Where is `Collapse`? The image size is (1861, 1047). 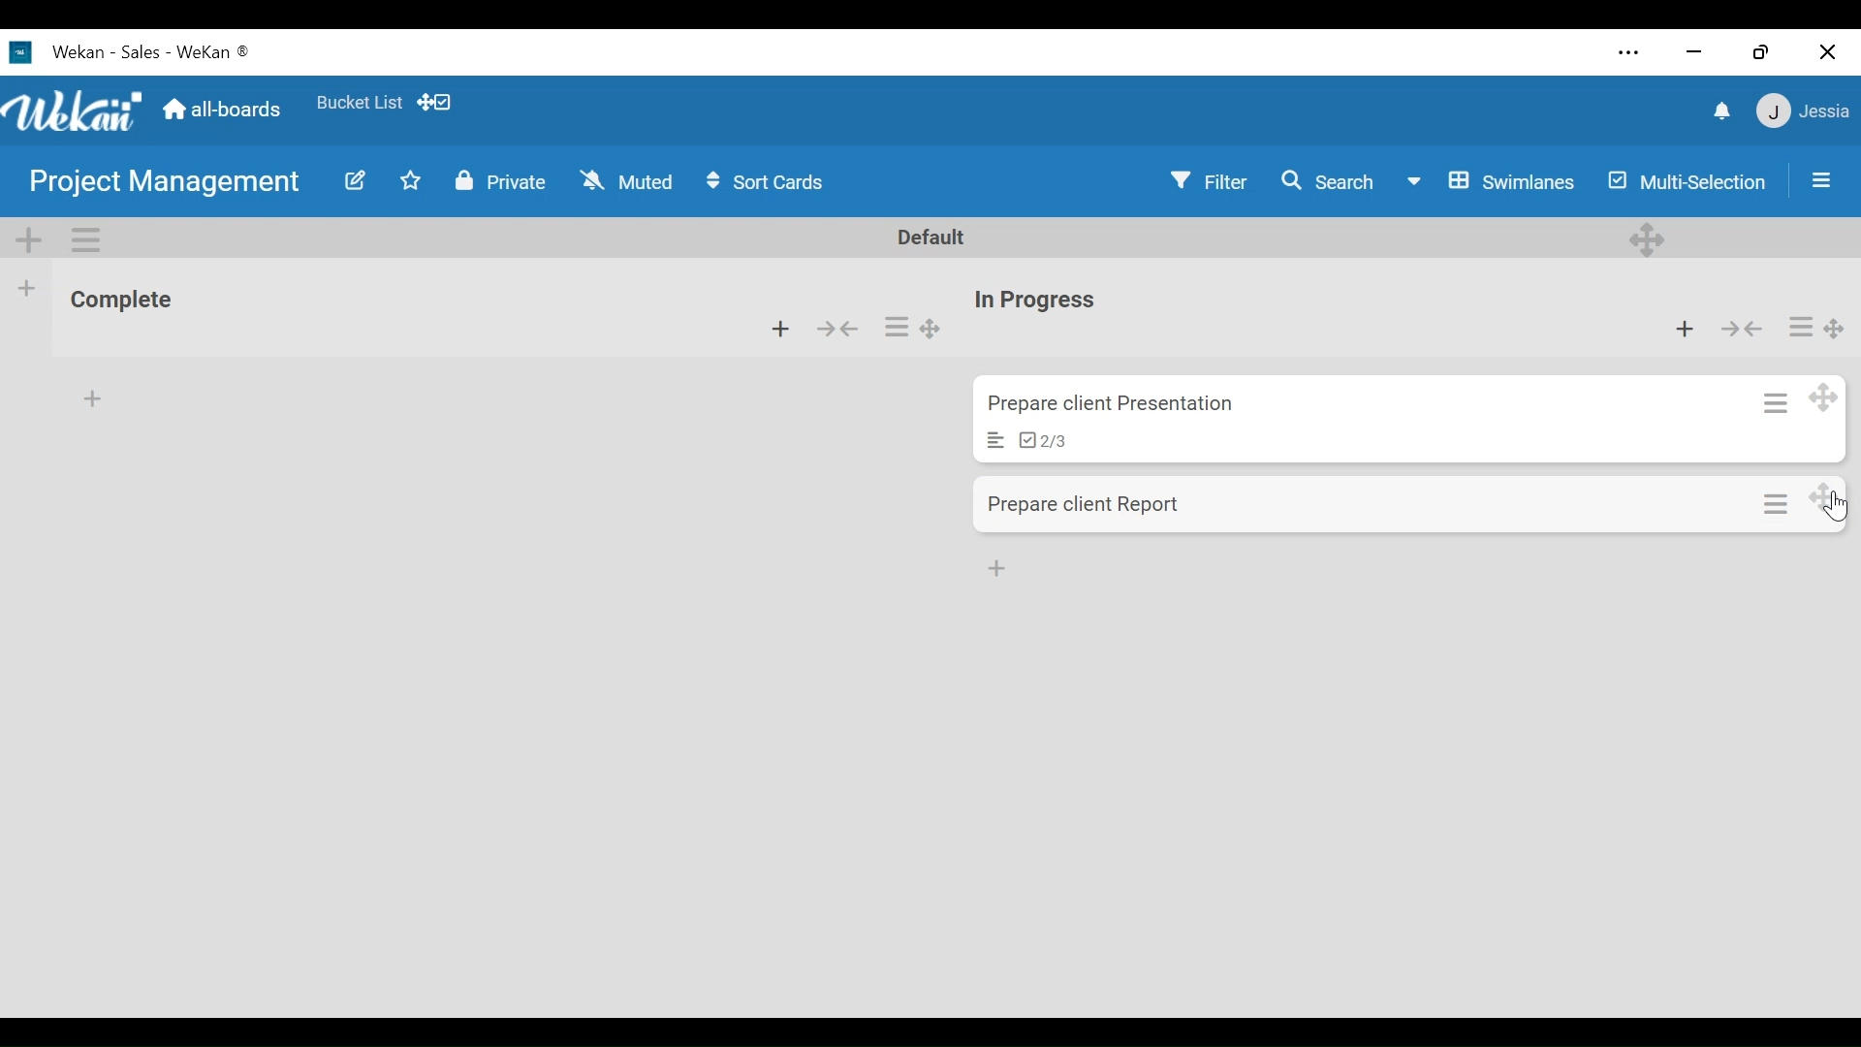
Collapse is located at coordinates (841, 330).